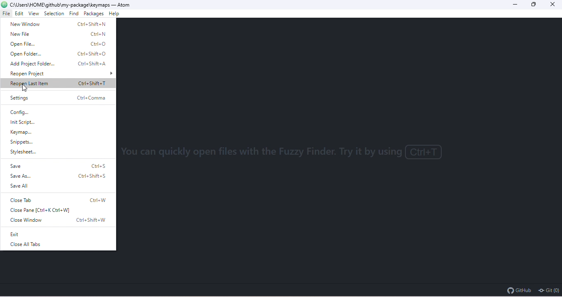  Describe the element at coordinates (55, 13) in the screenshot. I see `selection` at that location.